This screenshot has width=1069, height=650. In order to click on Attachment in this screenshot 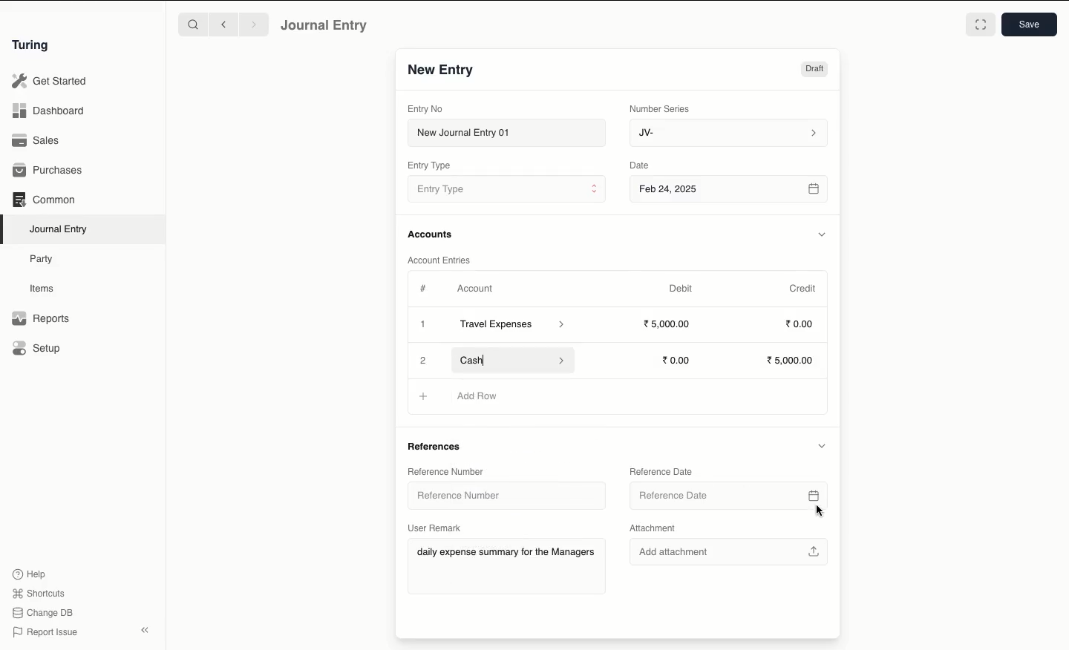, I will do `click(660, 528)`.